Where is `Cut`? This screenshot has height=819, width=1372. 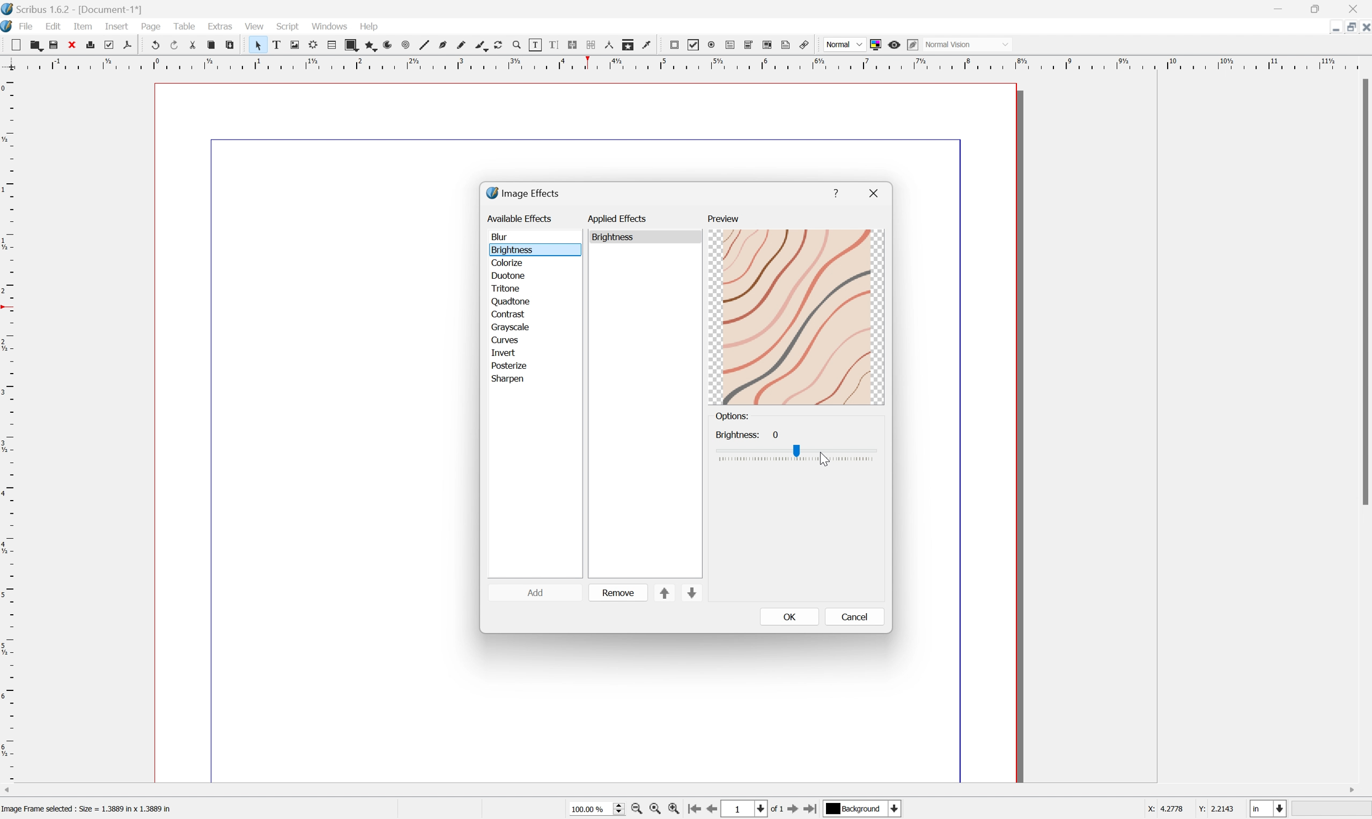
Cut is located at coordinates (192, 44).